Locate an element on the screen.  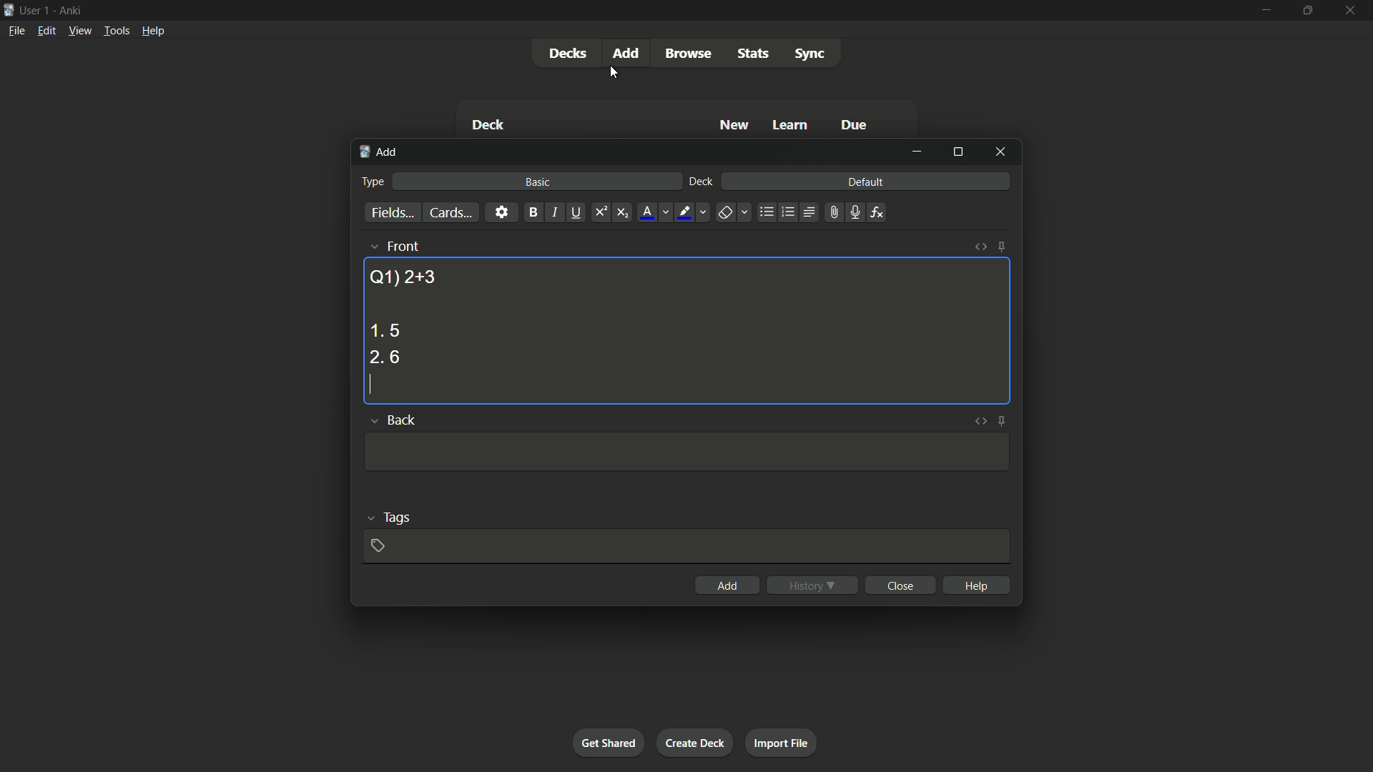
attach file is located at coordinates (832, 212).